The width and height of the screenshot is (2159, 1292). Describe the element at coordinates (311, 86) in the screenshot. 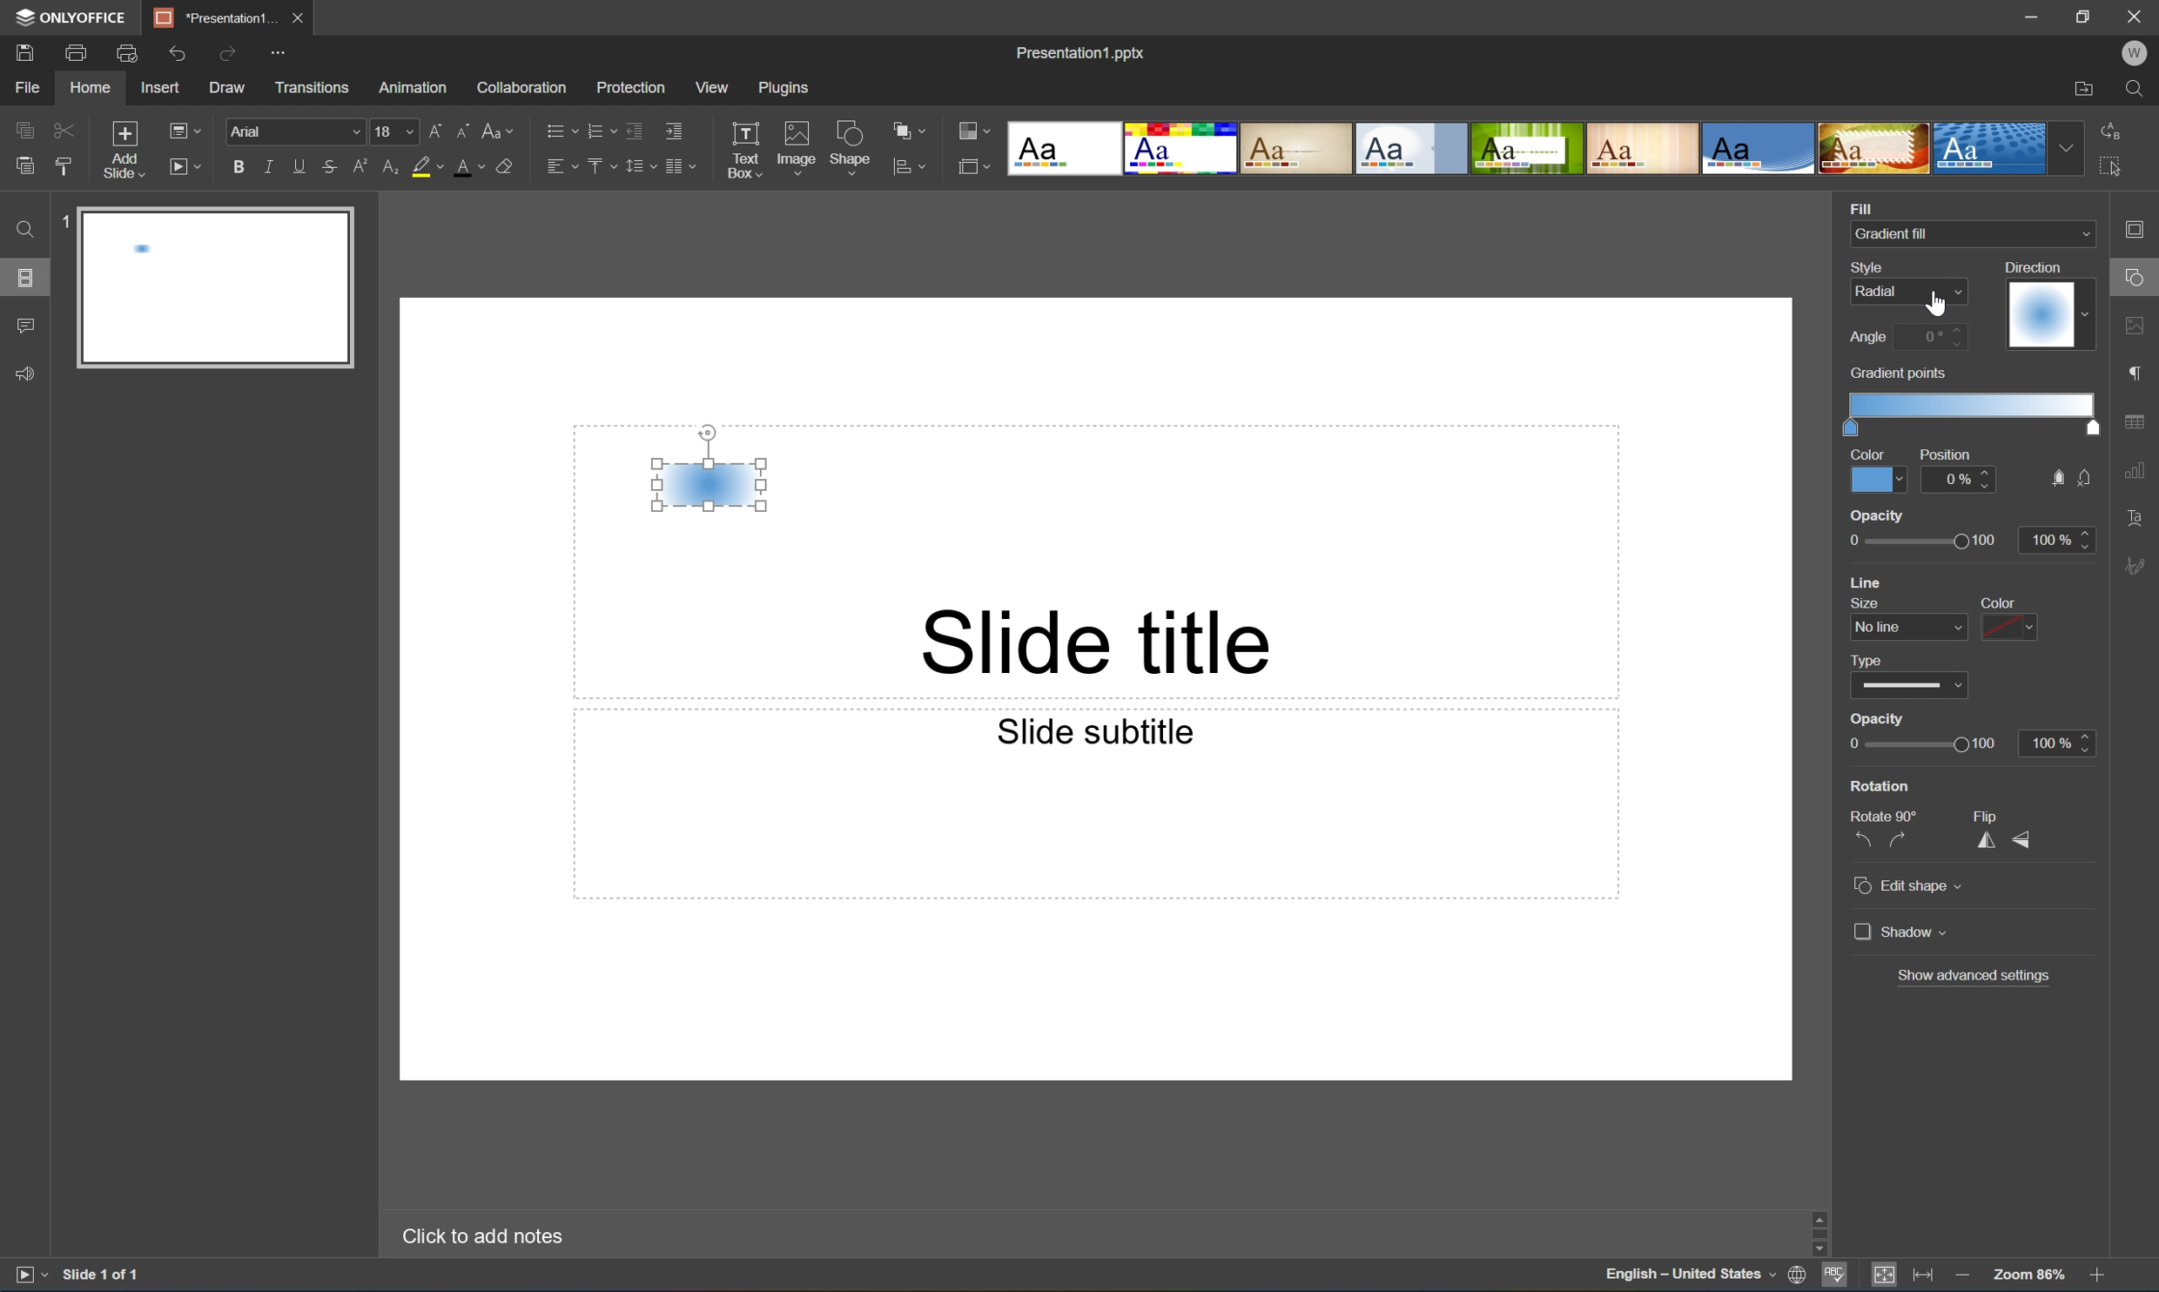

I see `Transitions` at that location.